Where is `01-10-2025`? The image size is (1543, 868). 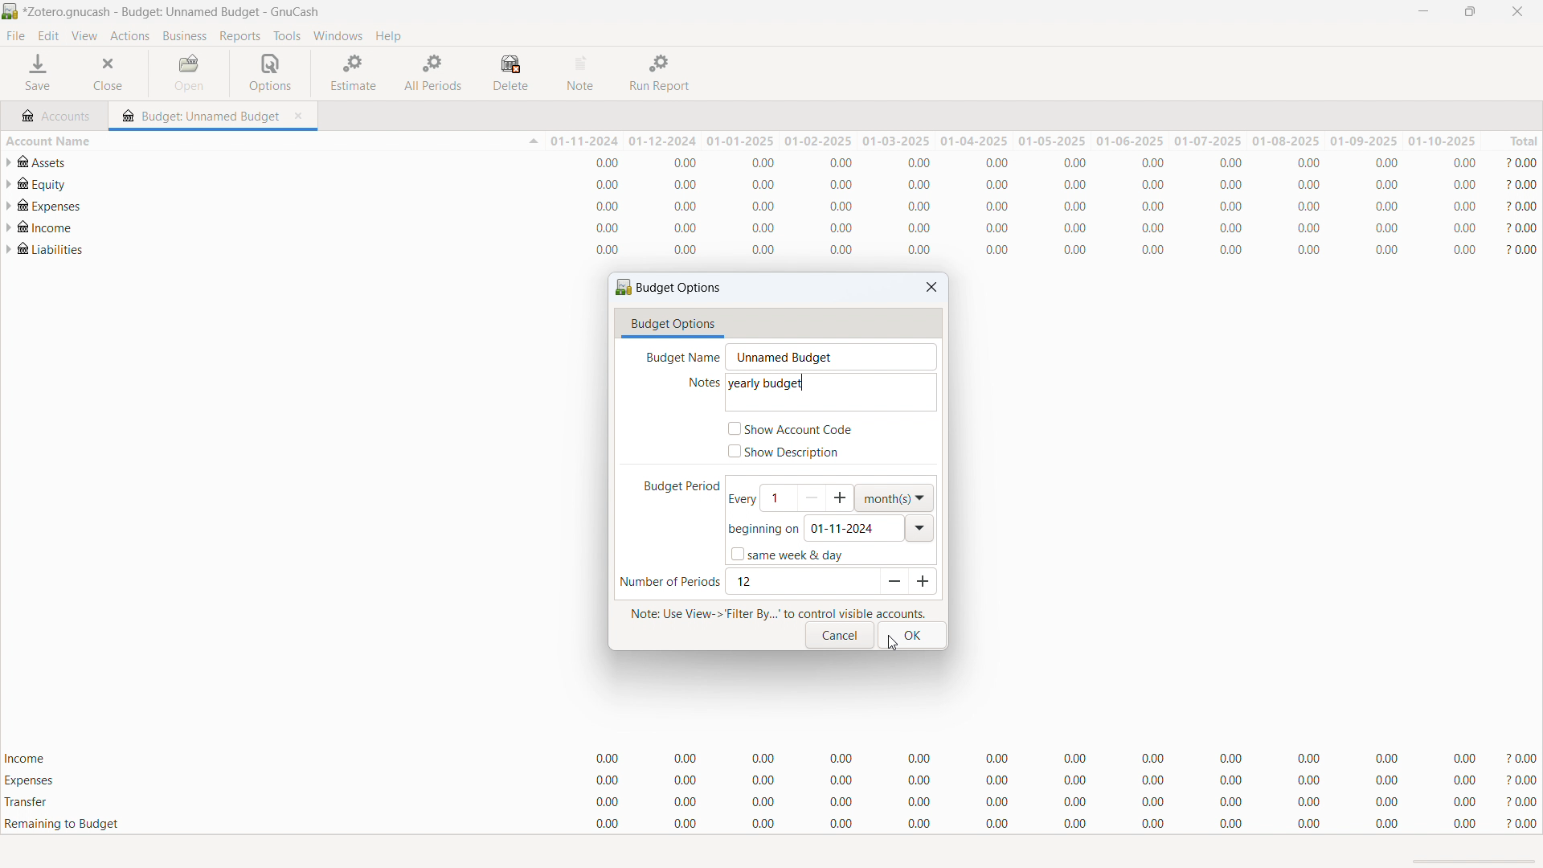 01-10-2025 is located at coordinates (1442, 141).